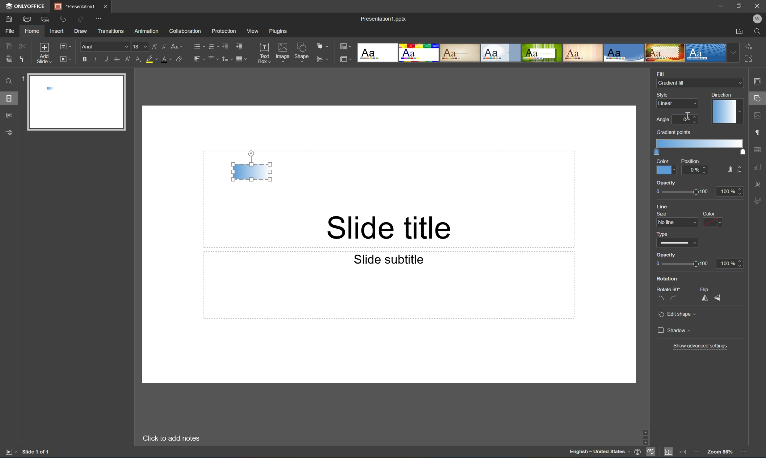 This screenshot has height=458, width=766. Describe the element at coordinates (74, 6) in the screenshot. I see `Presentation1...` at that location.